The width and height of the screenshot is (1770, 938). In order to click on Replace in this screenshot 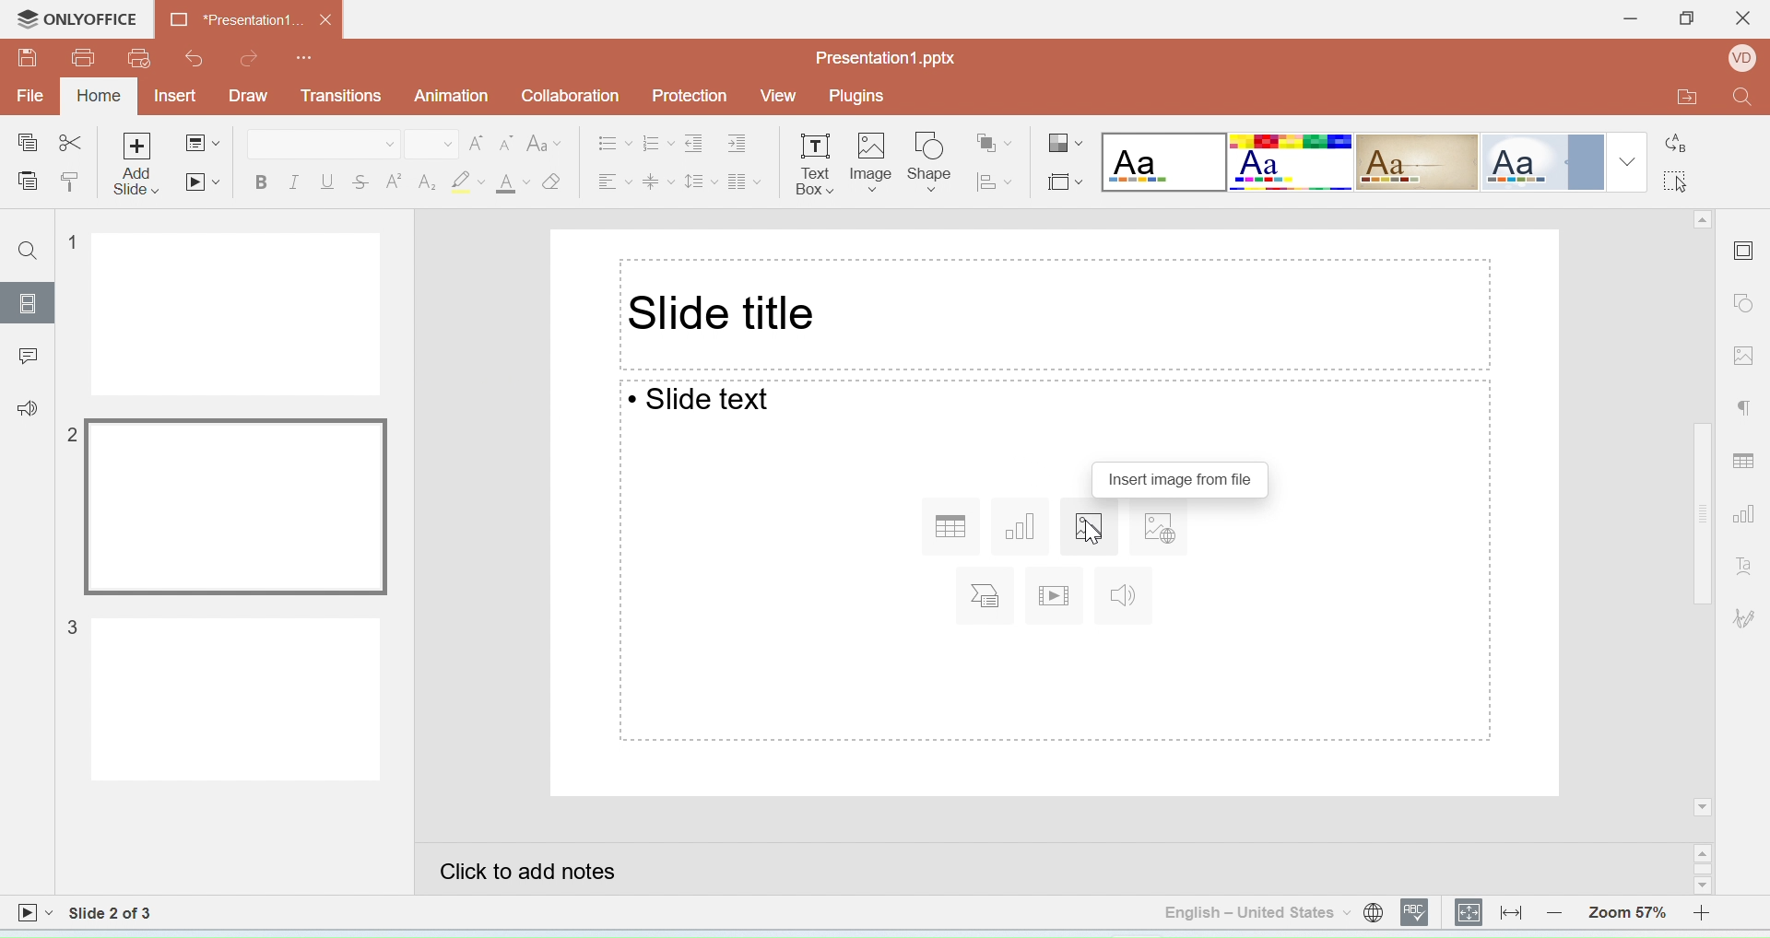, I will do `click(1678, 136)`.